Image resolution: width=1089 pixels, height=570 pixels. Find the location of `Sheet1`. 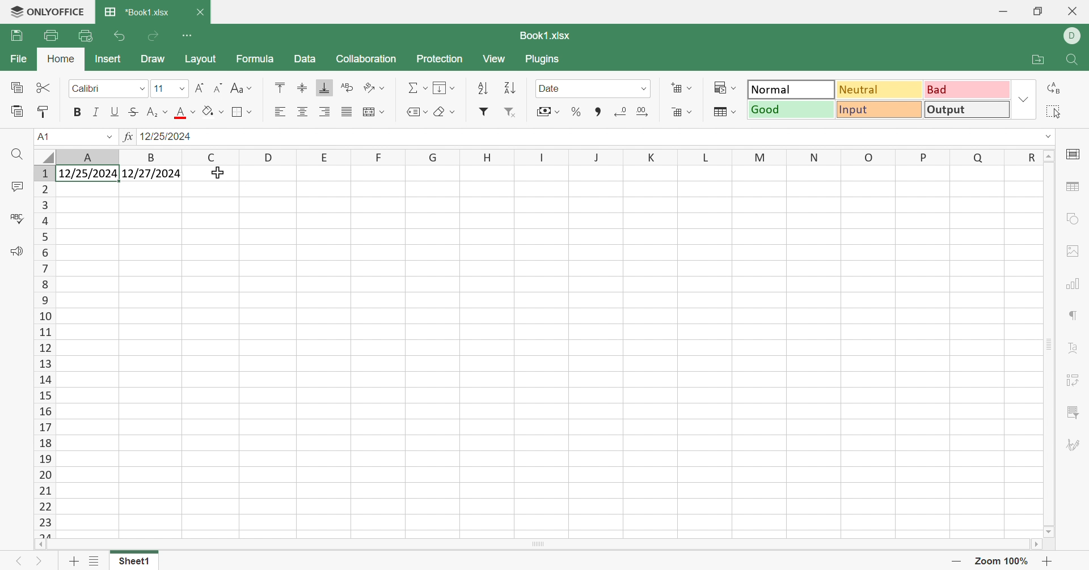

Sheet1 is located at coordinates (130, 562).